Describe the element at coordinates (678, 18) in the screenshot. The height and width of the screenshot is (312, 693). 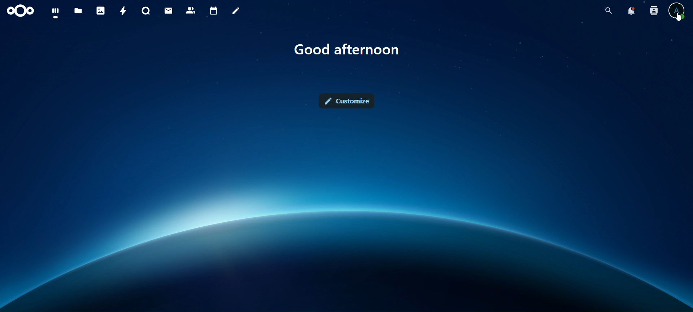
I see `Cursor` at that location.